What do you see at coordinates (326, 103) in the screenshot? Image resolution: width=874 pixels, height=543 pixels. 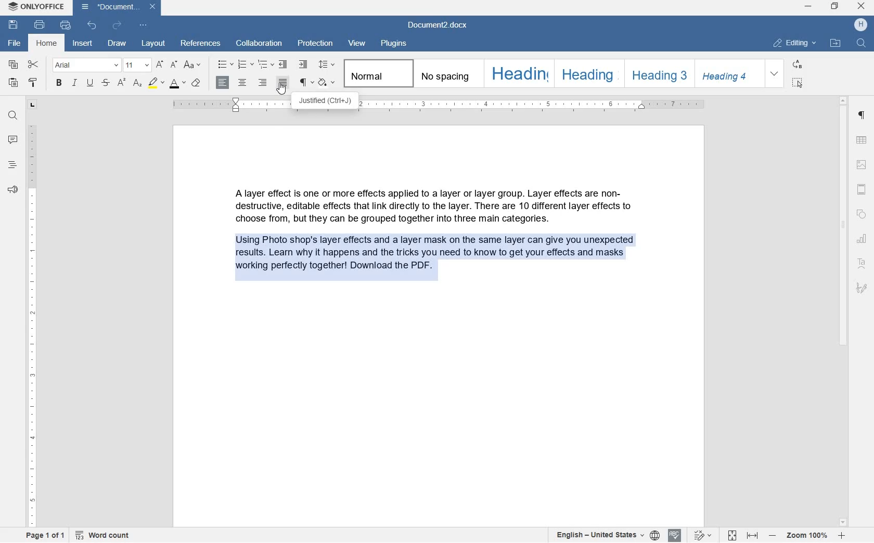 I see `JUSTIFIED` at bounding box center [326, 103].